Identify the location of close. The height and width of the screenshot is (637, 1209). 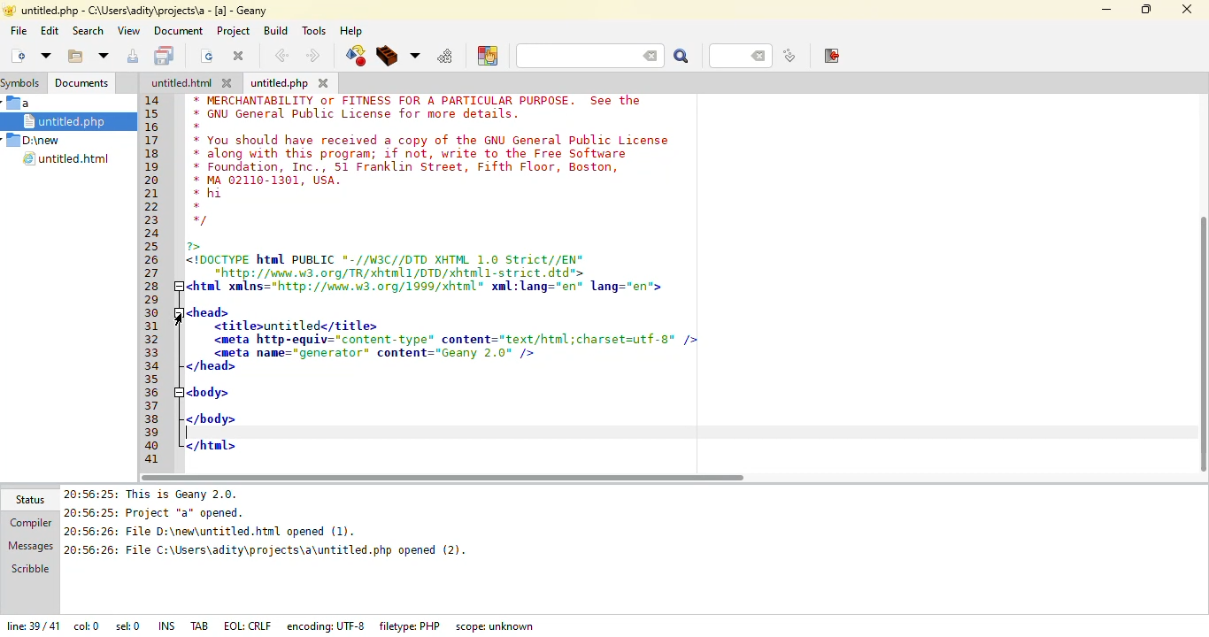
(240, 55).